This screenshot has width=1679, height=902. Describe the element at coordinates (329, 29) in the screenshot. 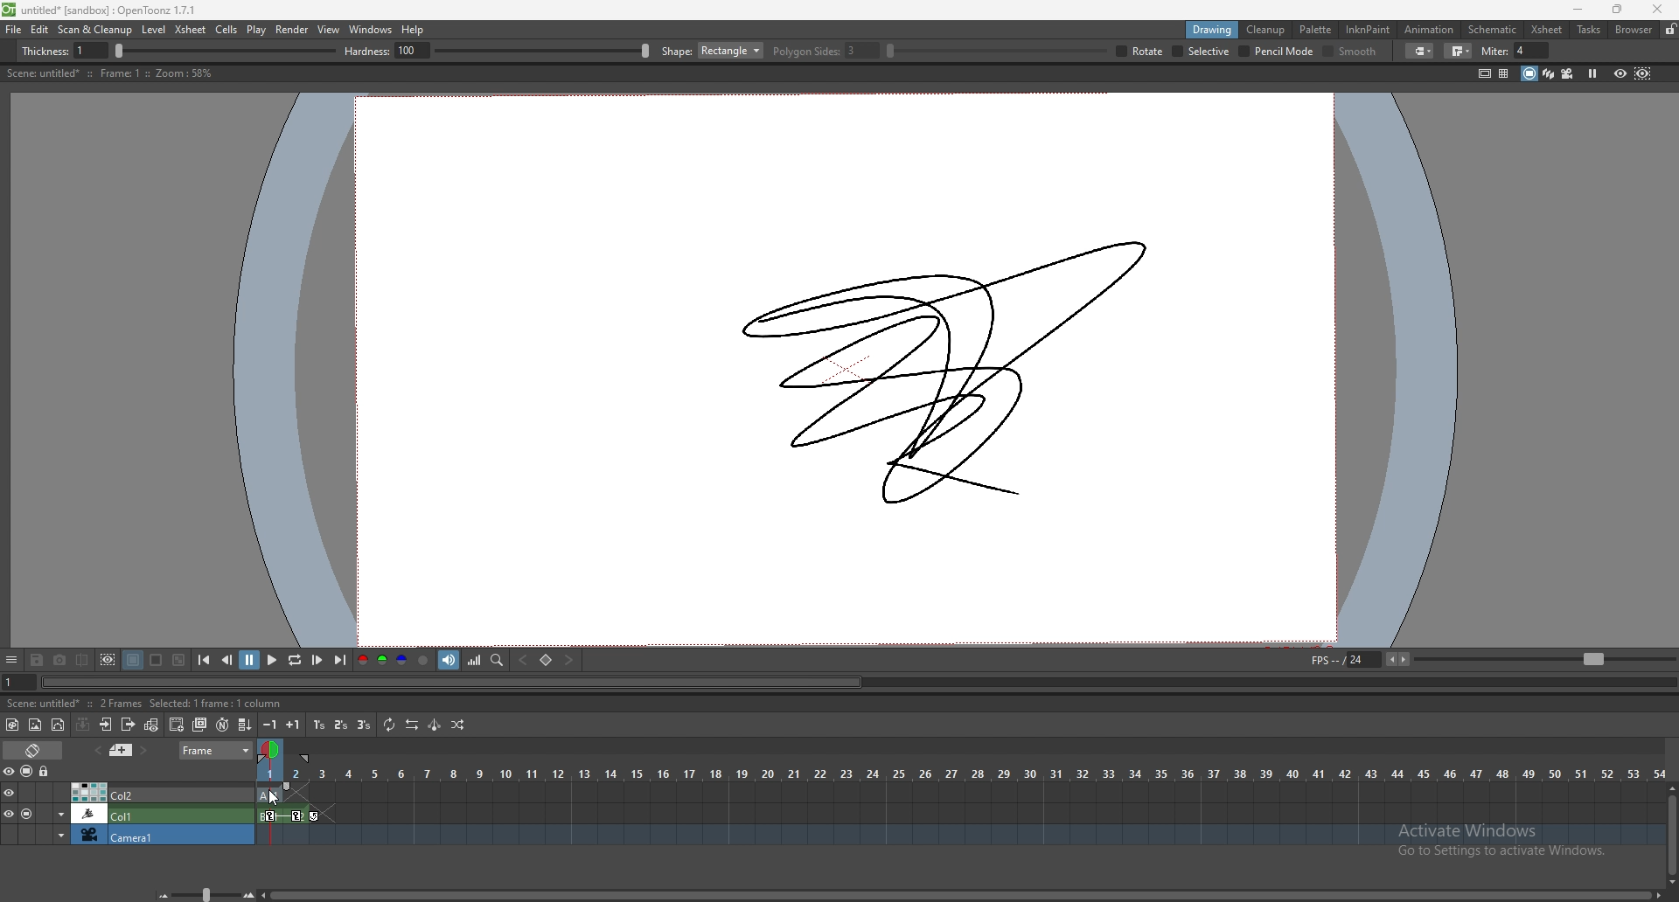

I see `view` at that location.